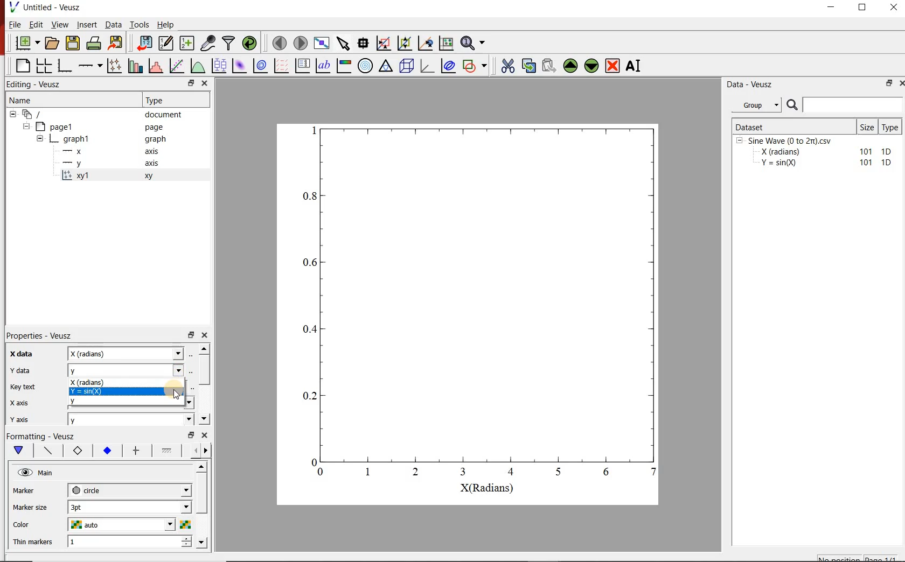  I want to click on Close, so click(205, 84).